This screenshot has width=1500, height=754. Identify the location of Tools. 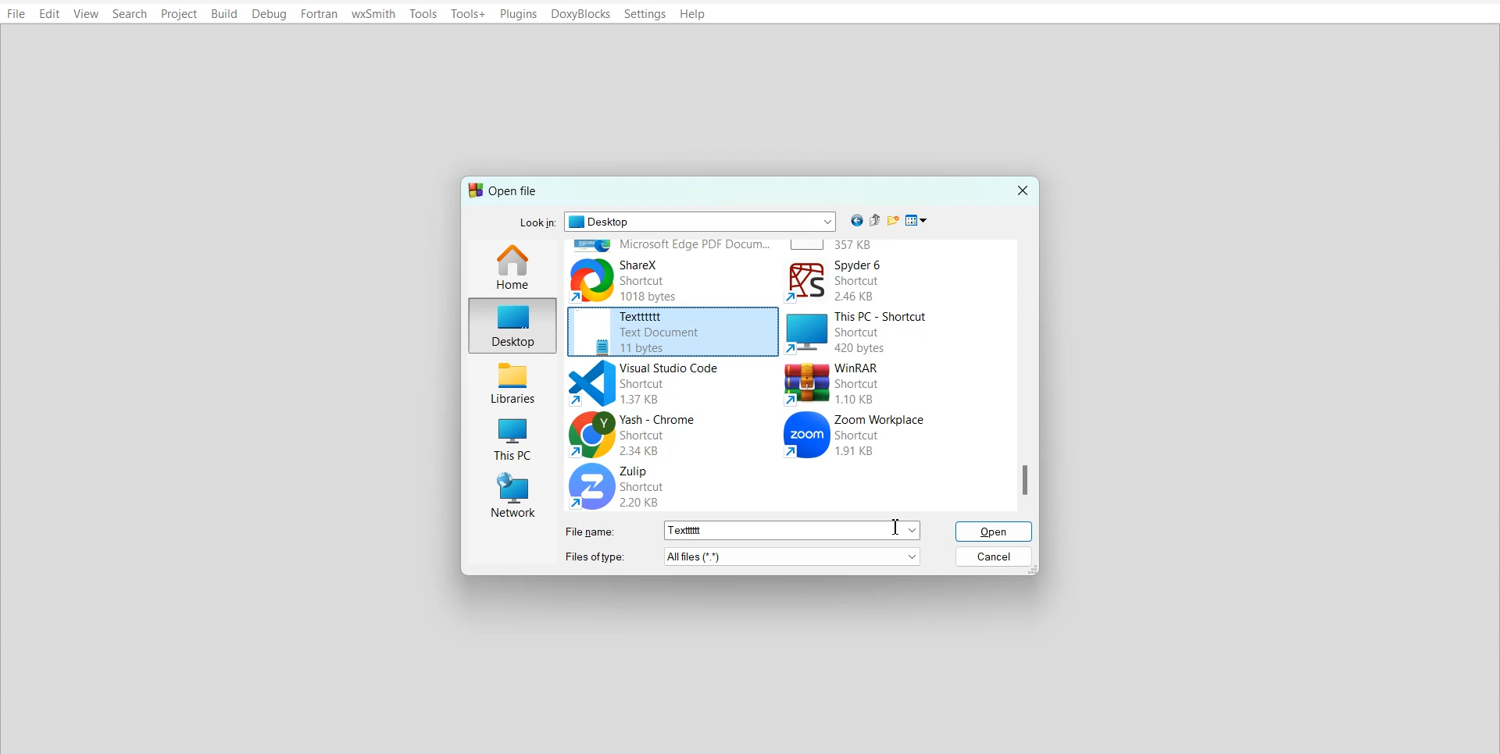
(423, 13).